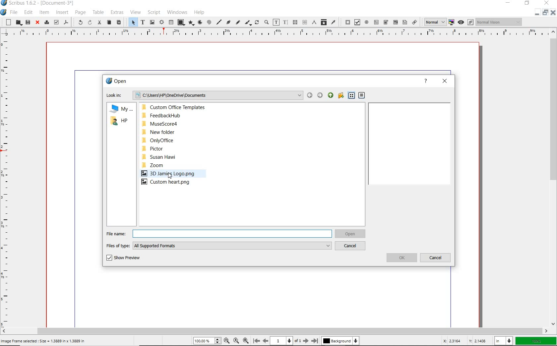 The width and height of the screenshot is (557, 346). I want to click on unlink text frames, so click(303, 23).